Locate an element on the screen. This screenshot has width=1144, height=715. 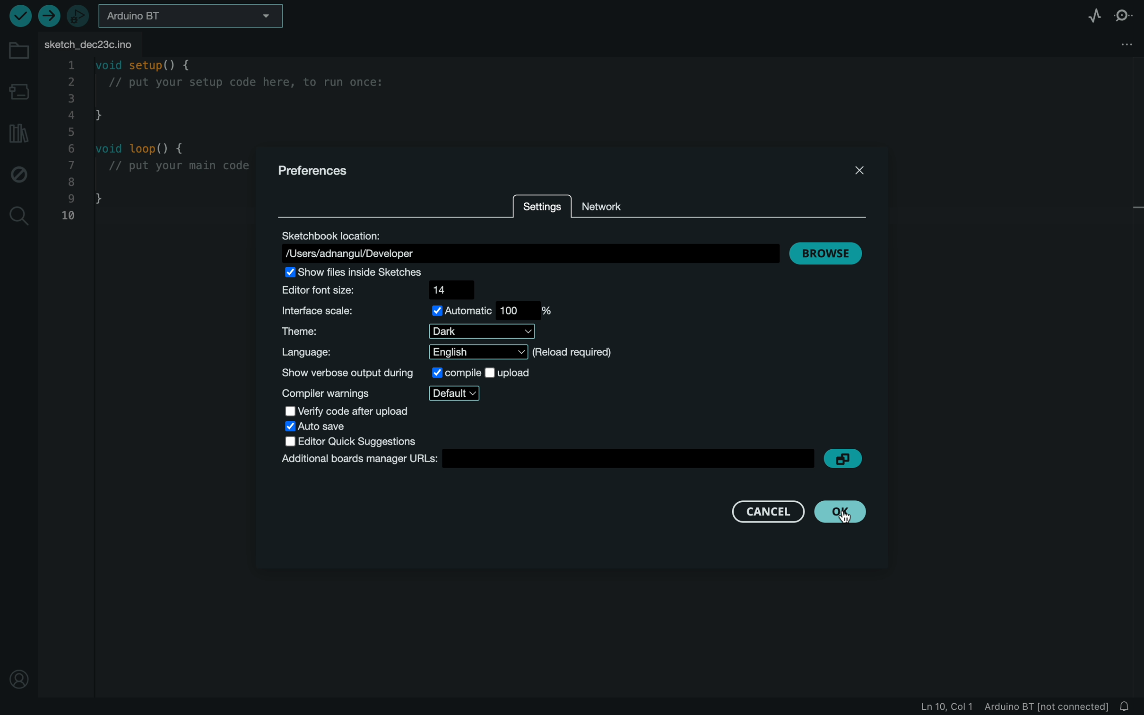
cursor is located at coordinates (852, 515).